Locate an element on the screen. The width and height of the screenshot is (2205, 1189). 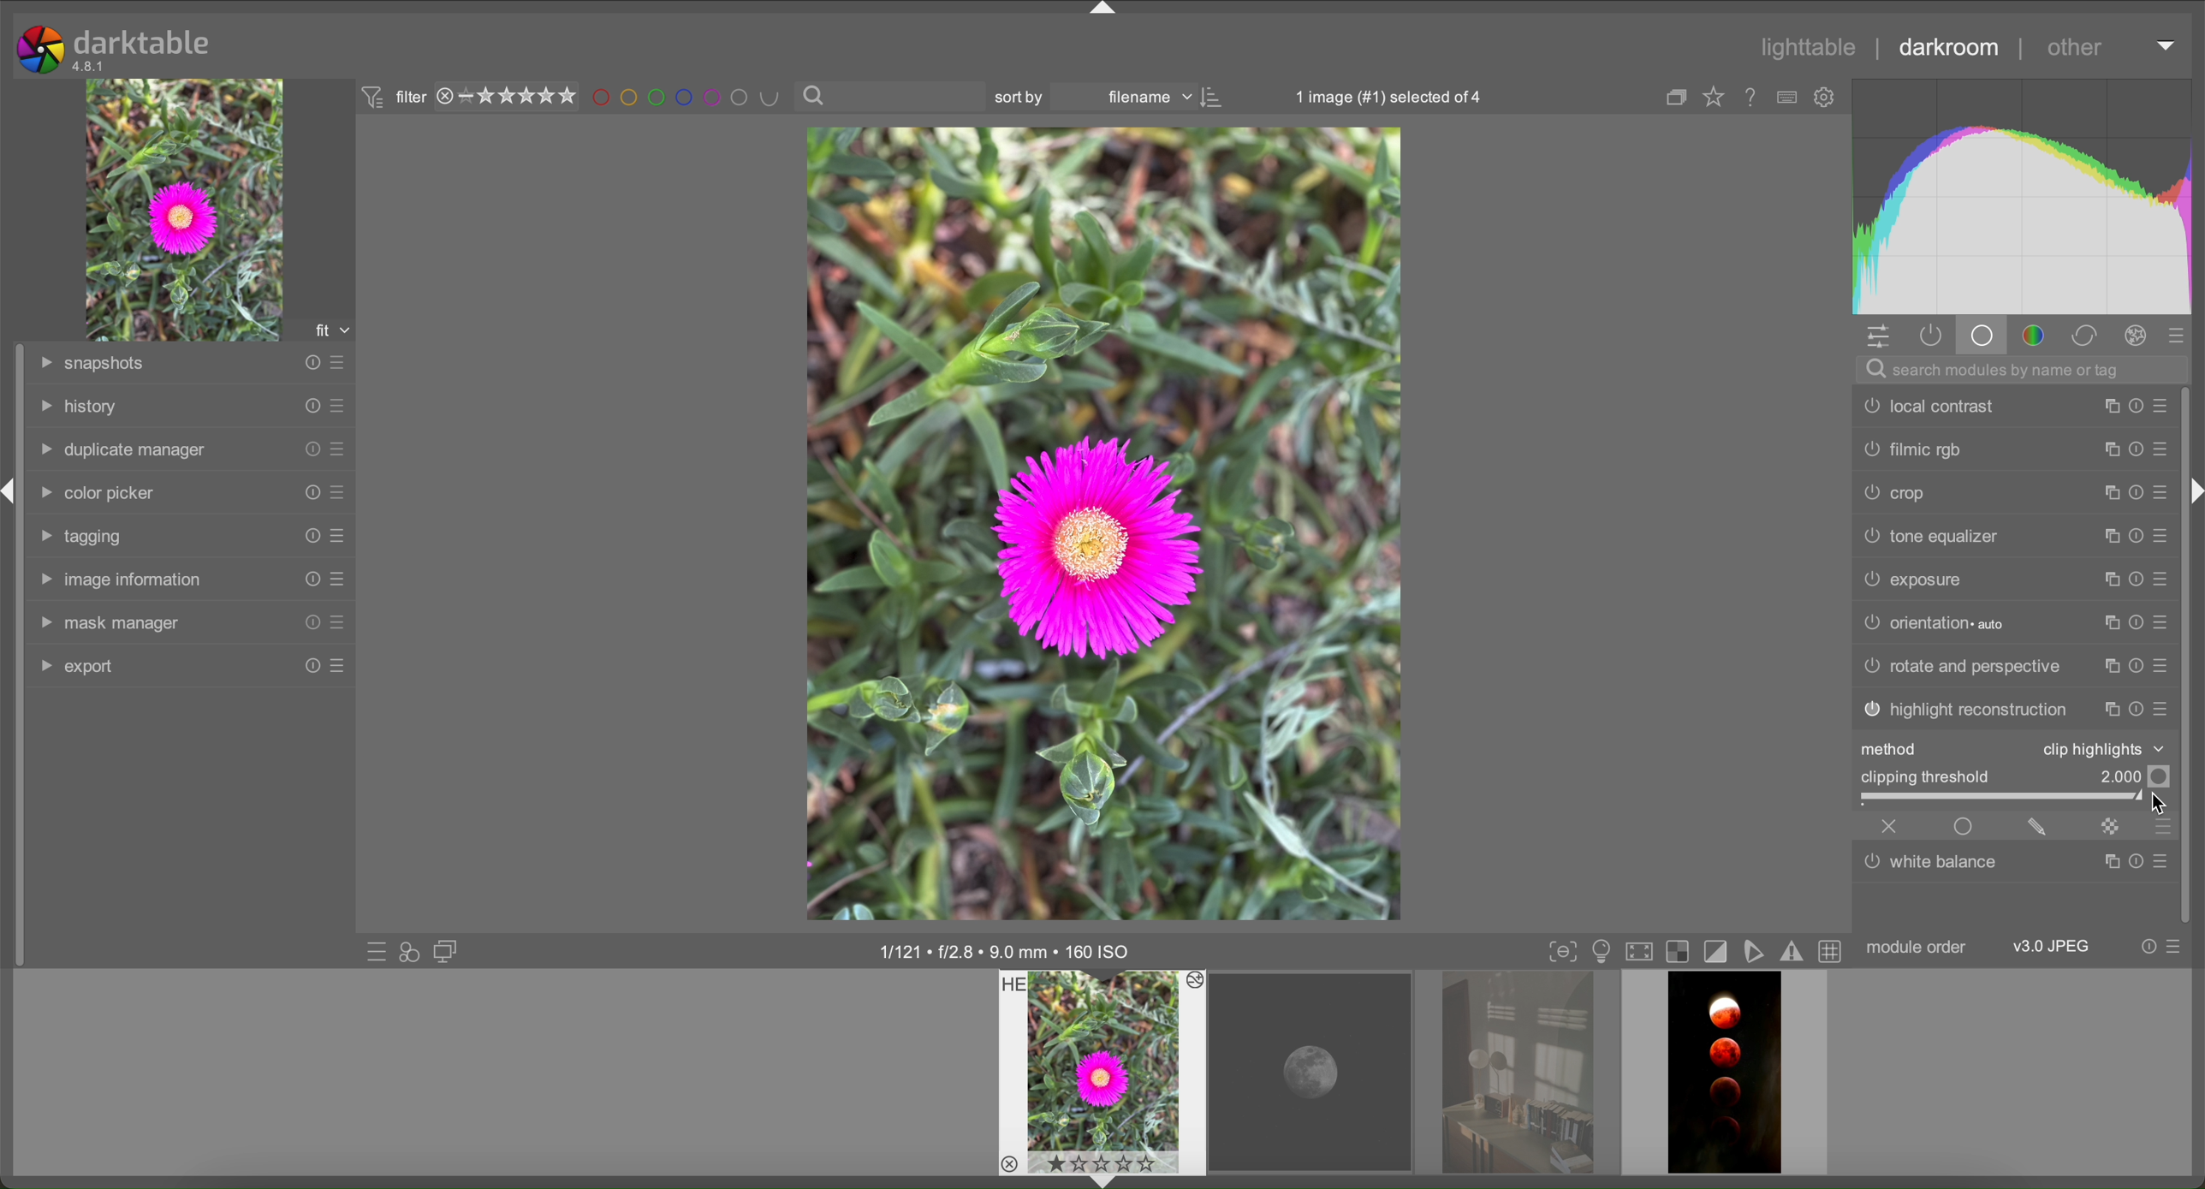
presets is located at coordinates (342, 407).